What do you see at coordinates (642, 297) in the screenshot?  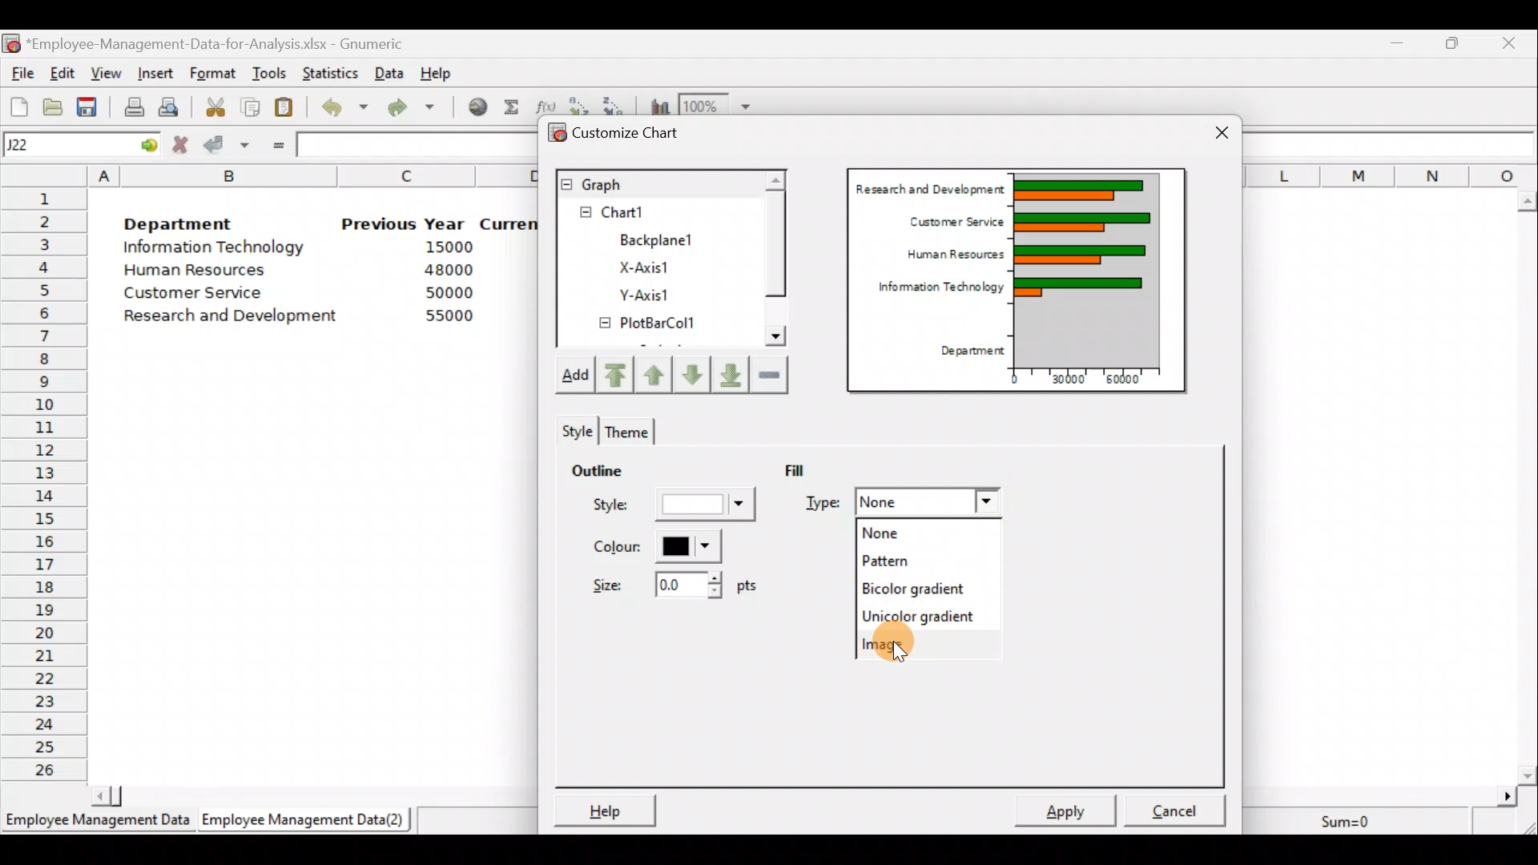 I see `Y-axis1` at bounding box center [642, 297].